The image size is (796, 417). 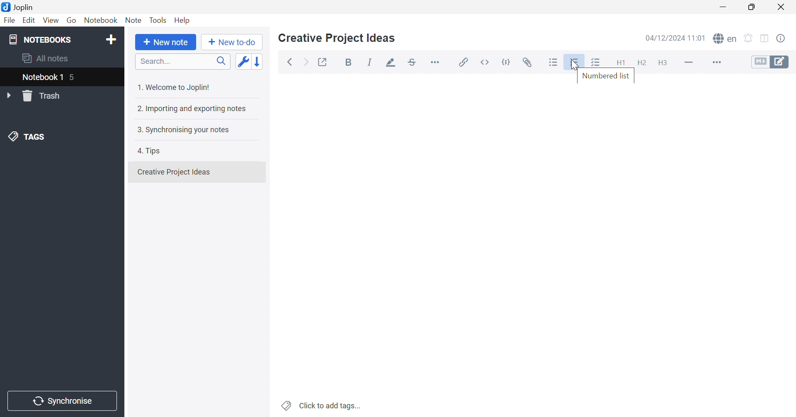 I want to click on Set alarm, so click(x=749, y=38).